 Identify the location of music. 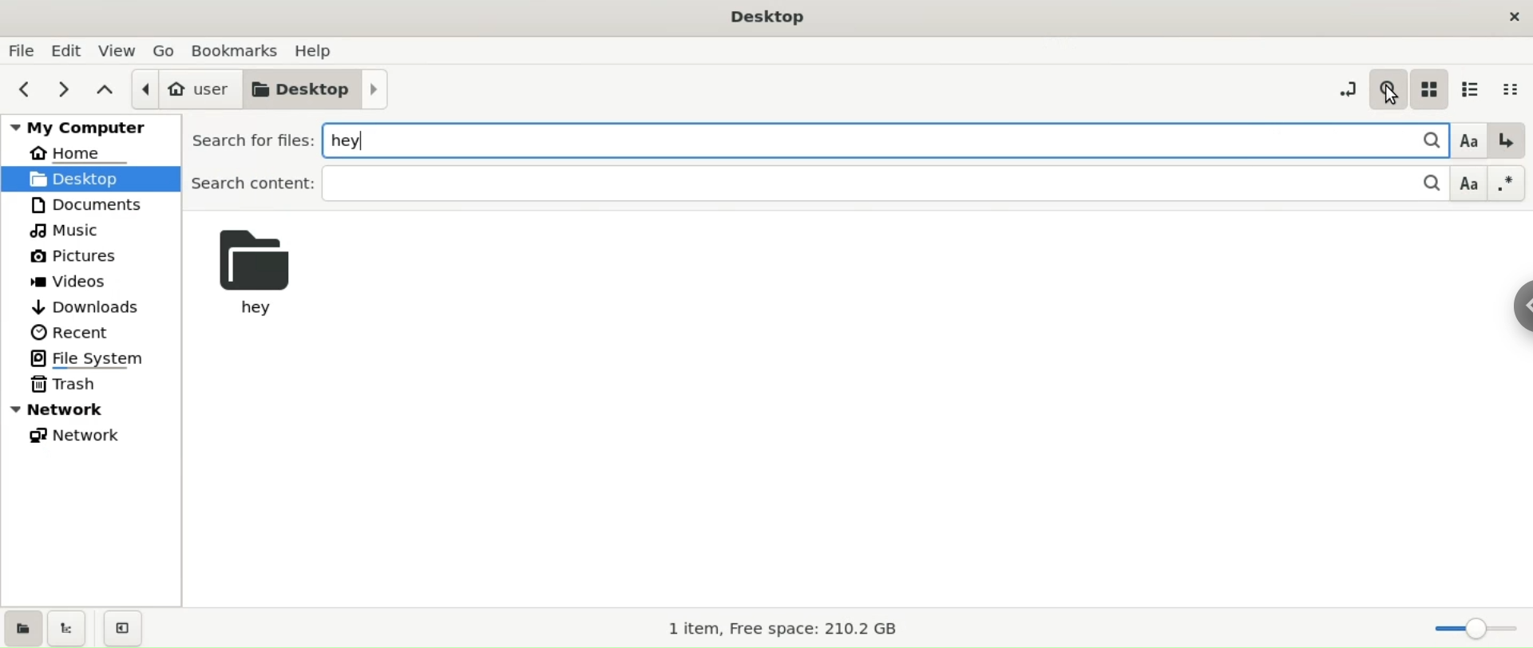
(91, 228).